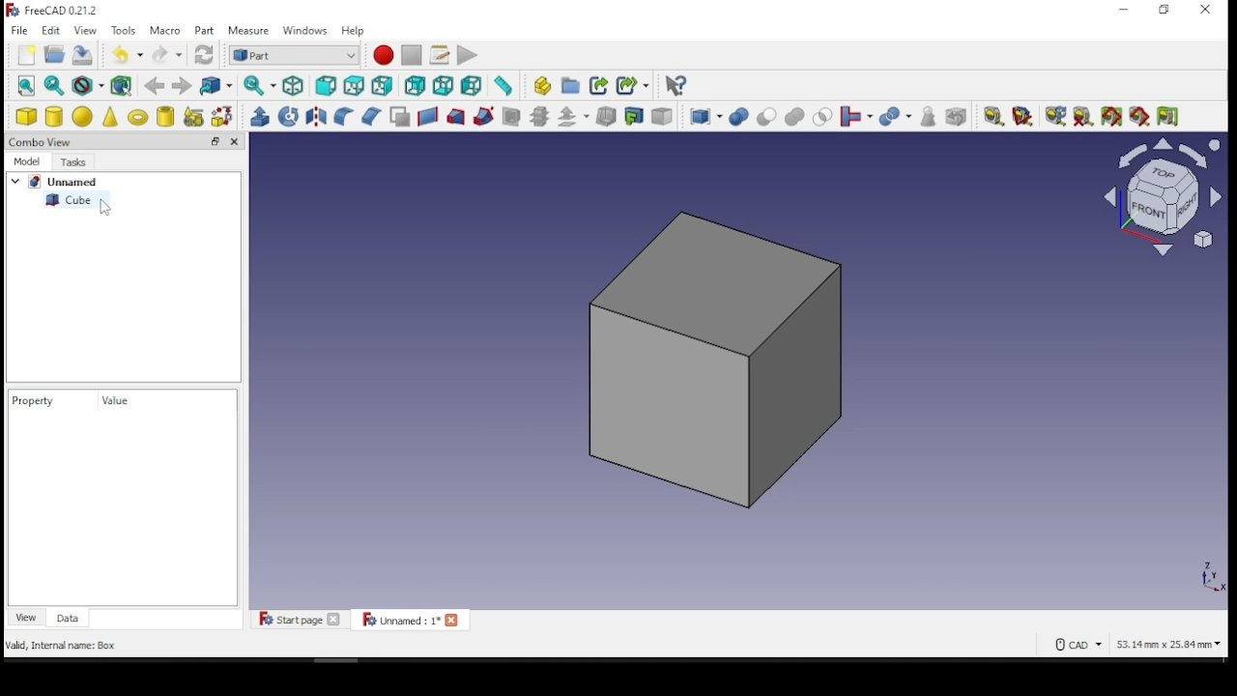 This screenshot has height=696, width=1237. Describe the element at coordinates (1082, 115) in the screenshot. I see `clear all` at that location.